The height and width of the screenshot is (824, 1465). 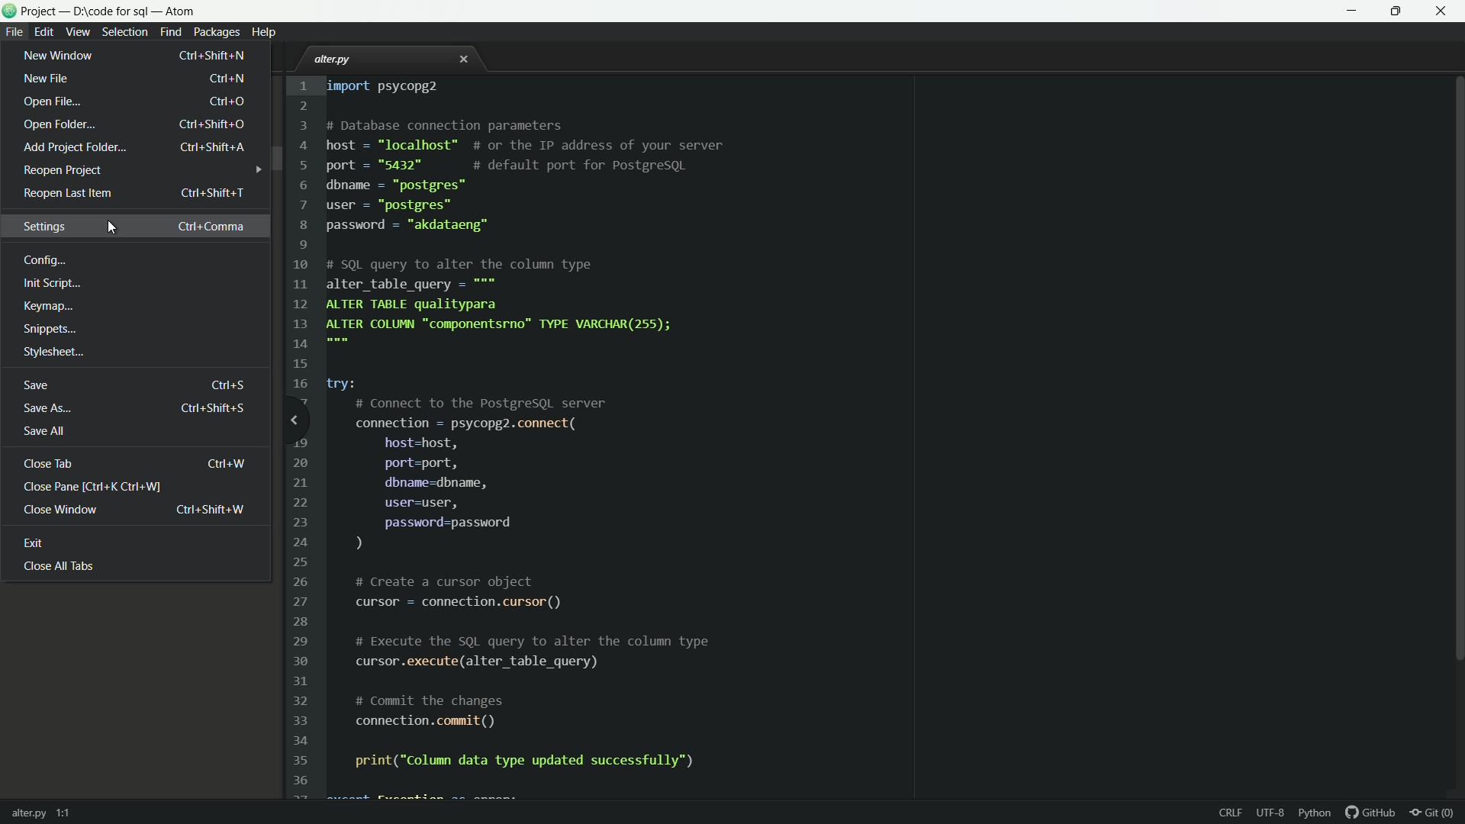 What do you see at coordinates (135, 79) in the screenshot?
I see `new file` at bounding box center [135, 79].